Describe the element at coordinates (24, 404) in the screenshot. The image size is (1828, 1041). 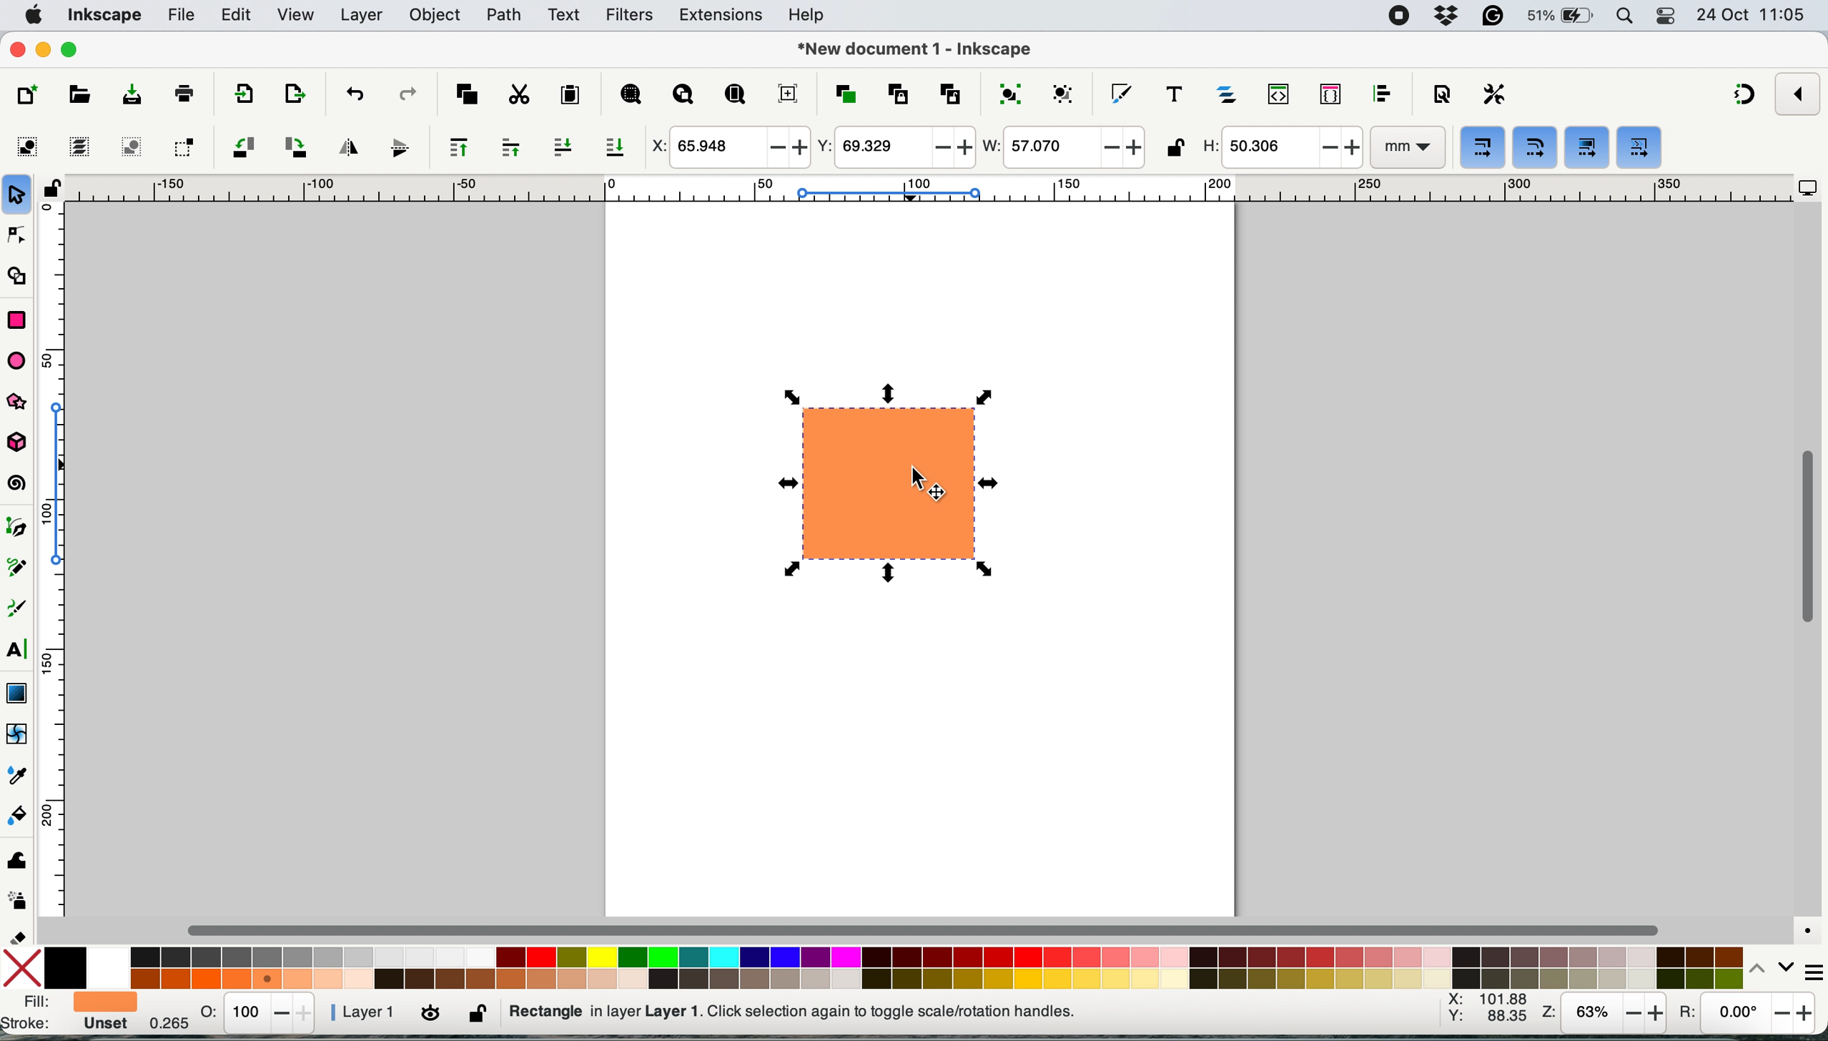
I see `star and polygon tool` at that location.